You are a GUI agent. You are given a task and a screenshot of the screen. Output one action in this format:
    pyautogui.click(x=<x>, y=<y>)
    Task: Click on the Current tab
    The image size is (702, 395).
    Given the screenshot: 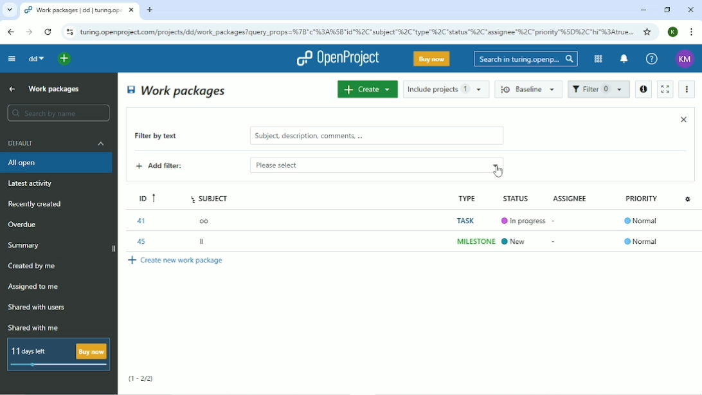 What is the action you would take?
    pyautogui.click(x=80, y=10)
    